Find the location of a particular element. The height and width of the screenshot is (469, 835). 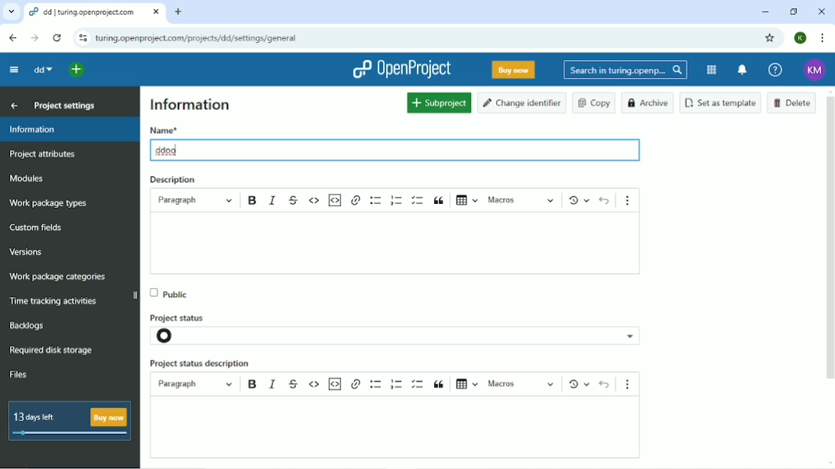

Show local modifications is located at coordinates (575, 200).